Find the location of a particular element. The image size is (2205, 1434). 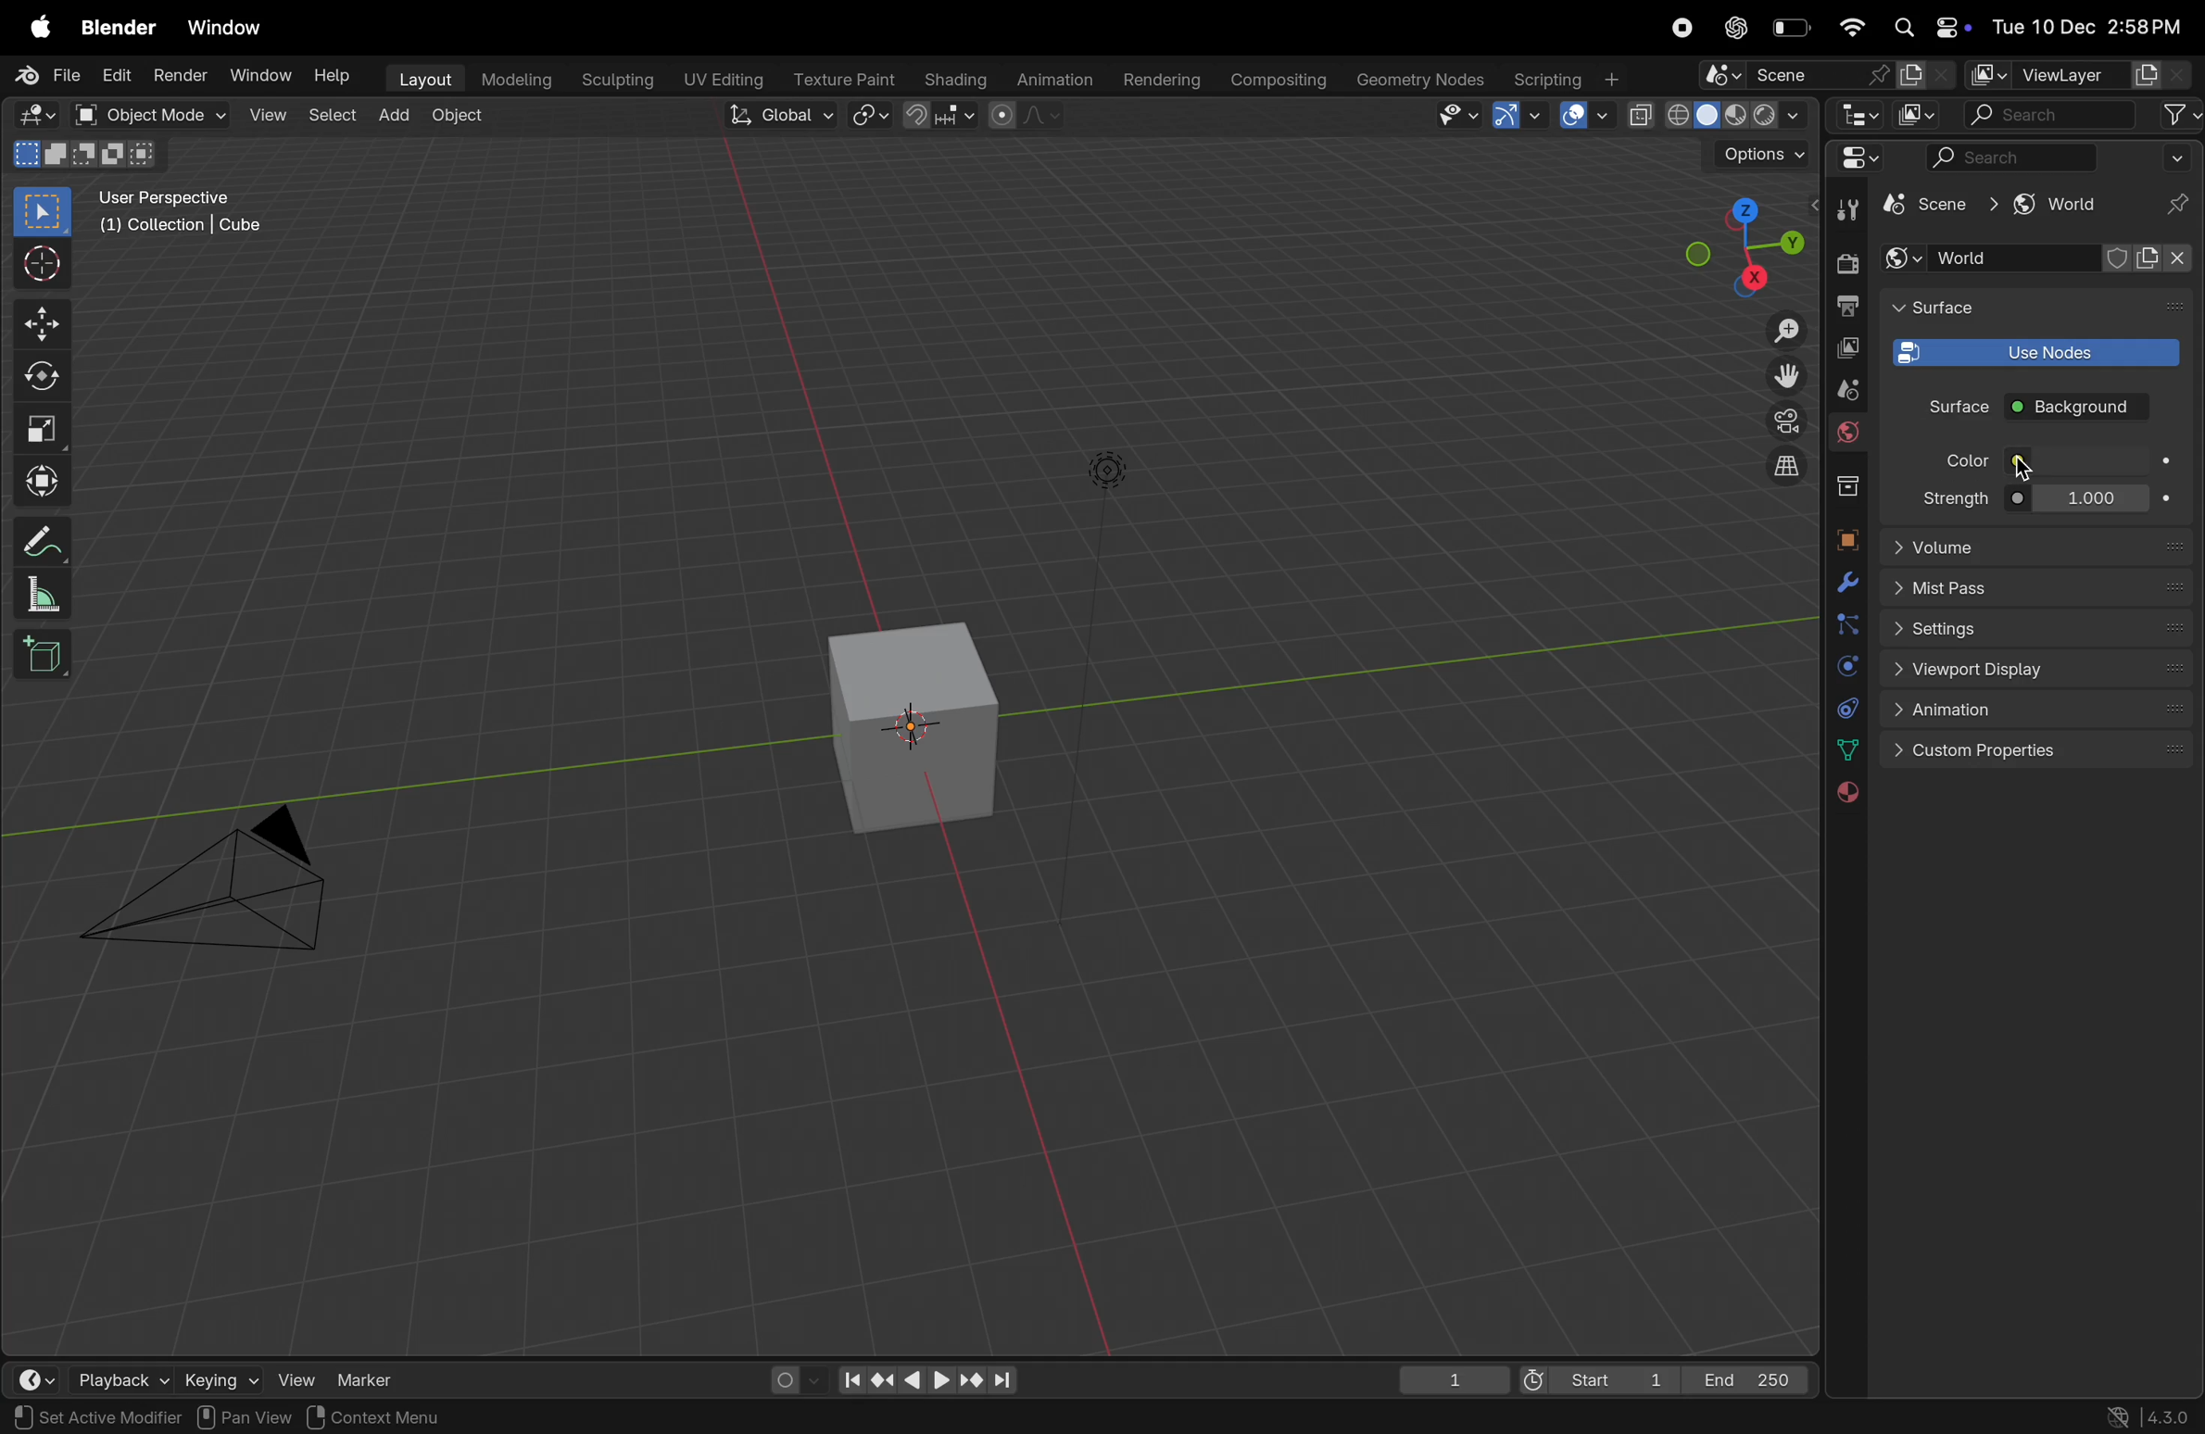

Display mode is located at coordinates (1919, 114).